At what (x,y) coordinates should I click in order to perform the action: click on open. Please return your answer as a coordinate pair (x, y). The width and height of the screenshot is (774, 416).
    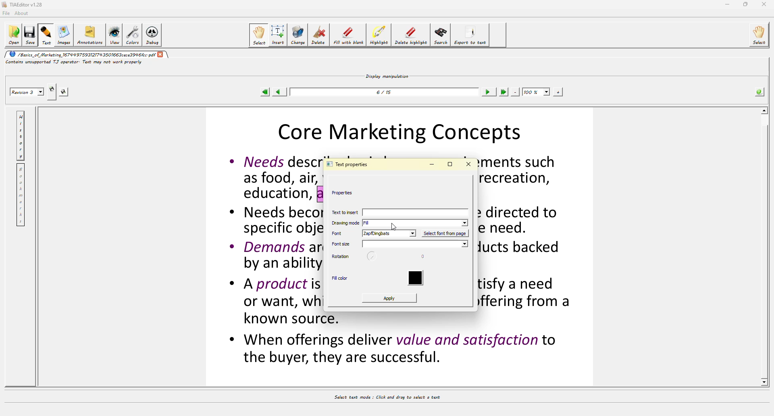
    Looking at the image, I should click on (12, 35).